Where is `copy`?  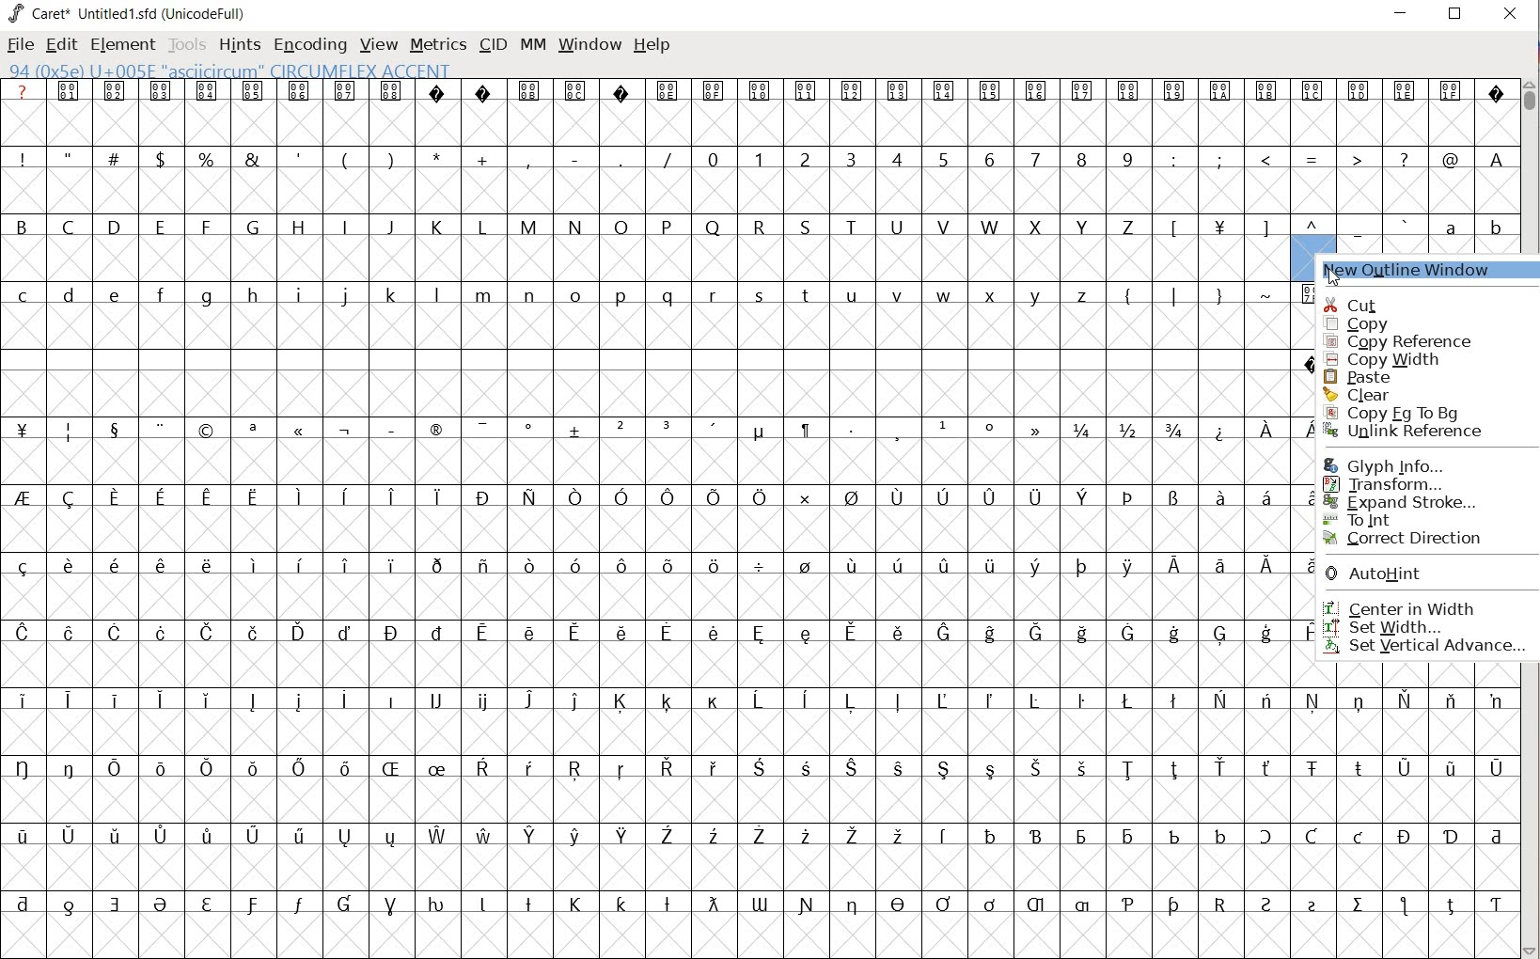
copy is located at coordinates (1392, 323).